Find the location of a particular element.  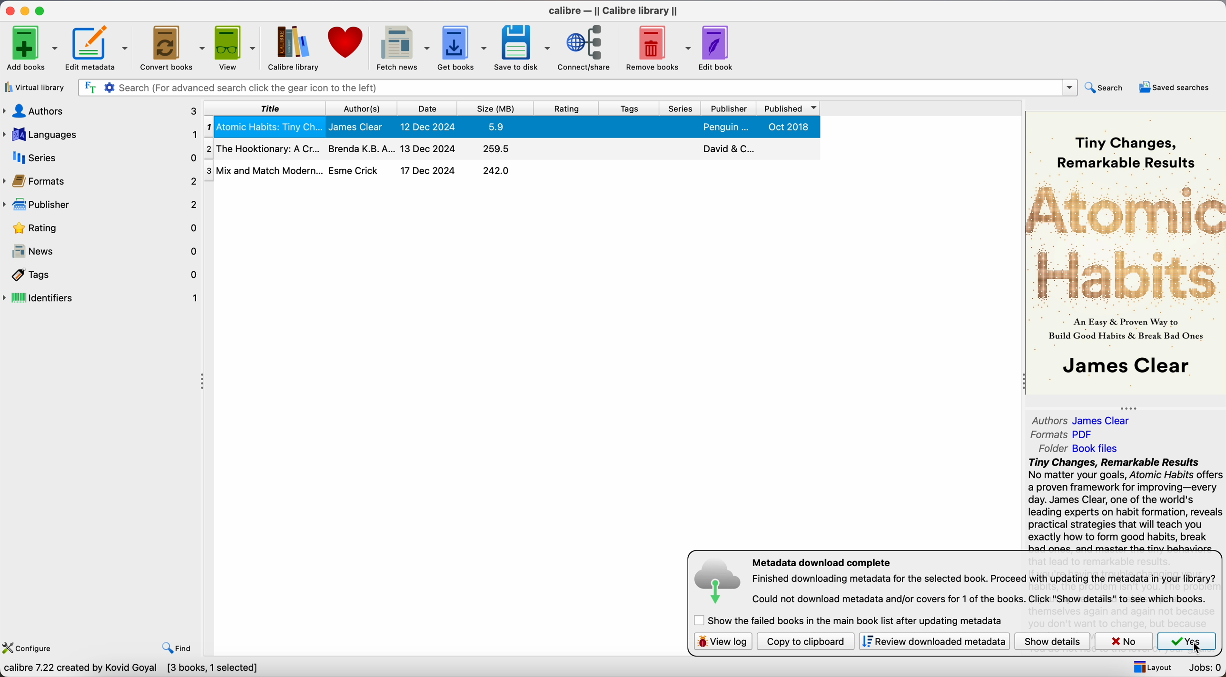

get books is located at coordinates (463, 48).